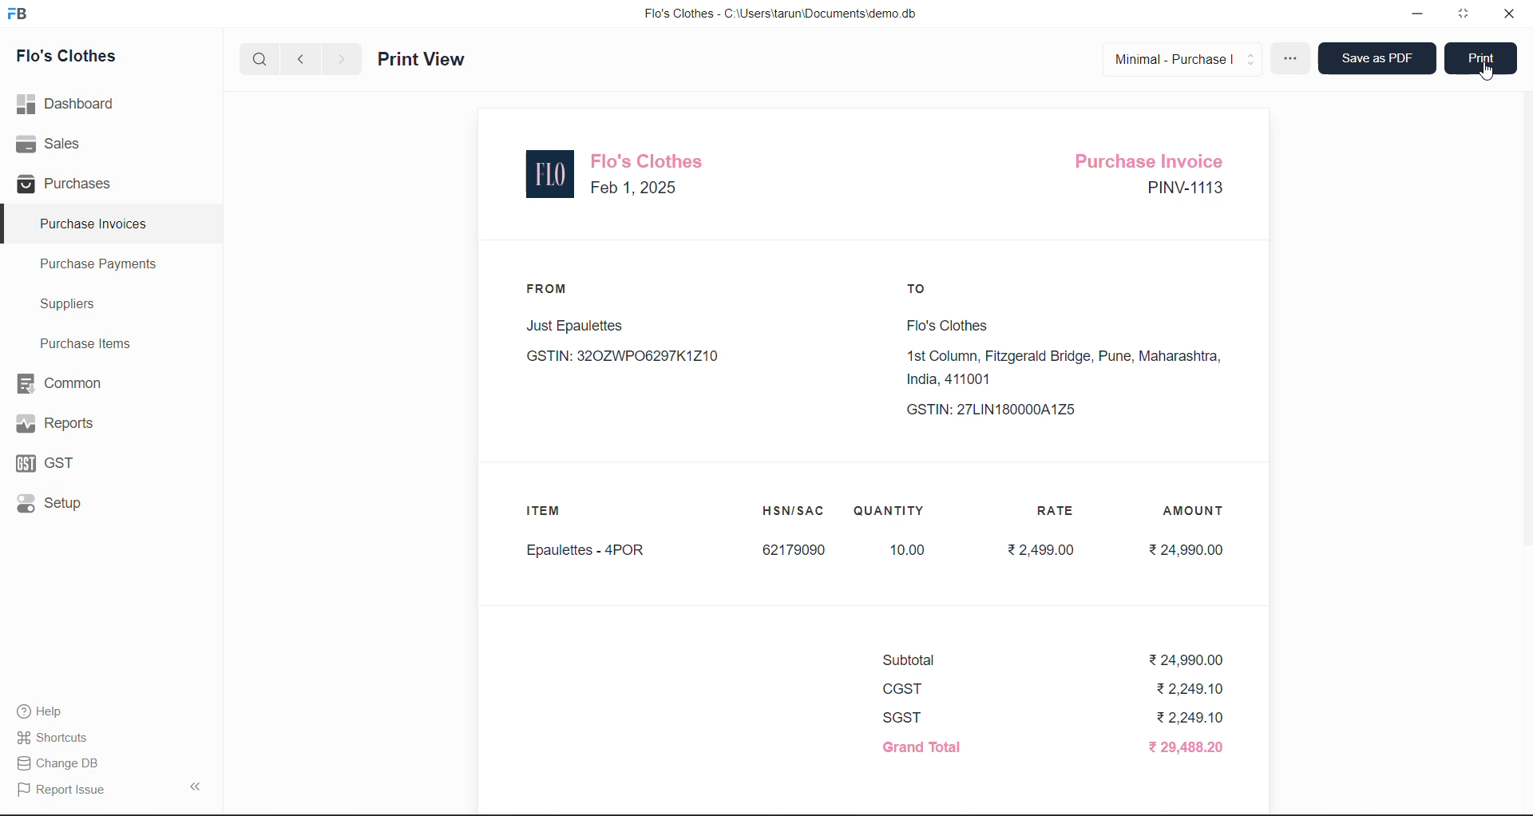  Describe the element at coordinates (550, 514) in the screenshot. I see `ITEM` at that location.